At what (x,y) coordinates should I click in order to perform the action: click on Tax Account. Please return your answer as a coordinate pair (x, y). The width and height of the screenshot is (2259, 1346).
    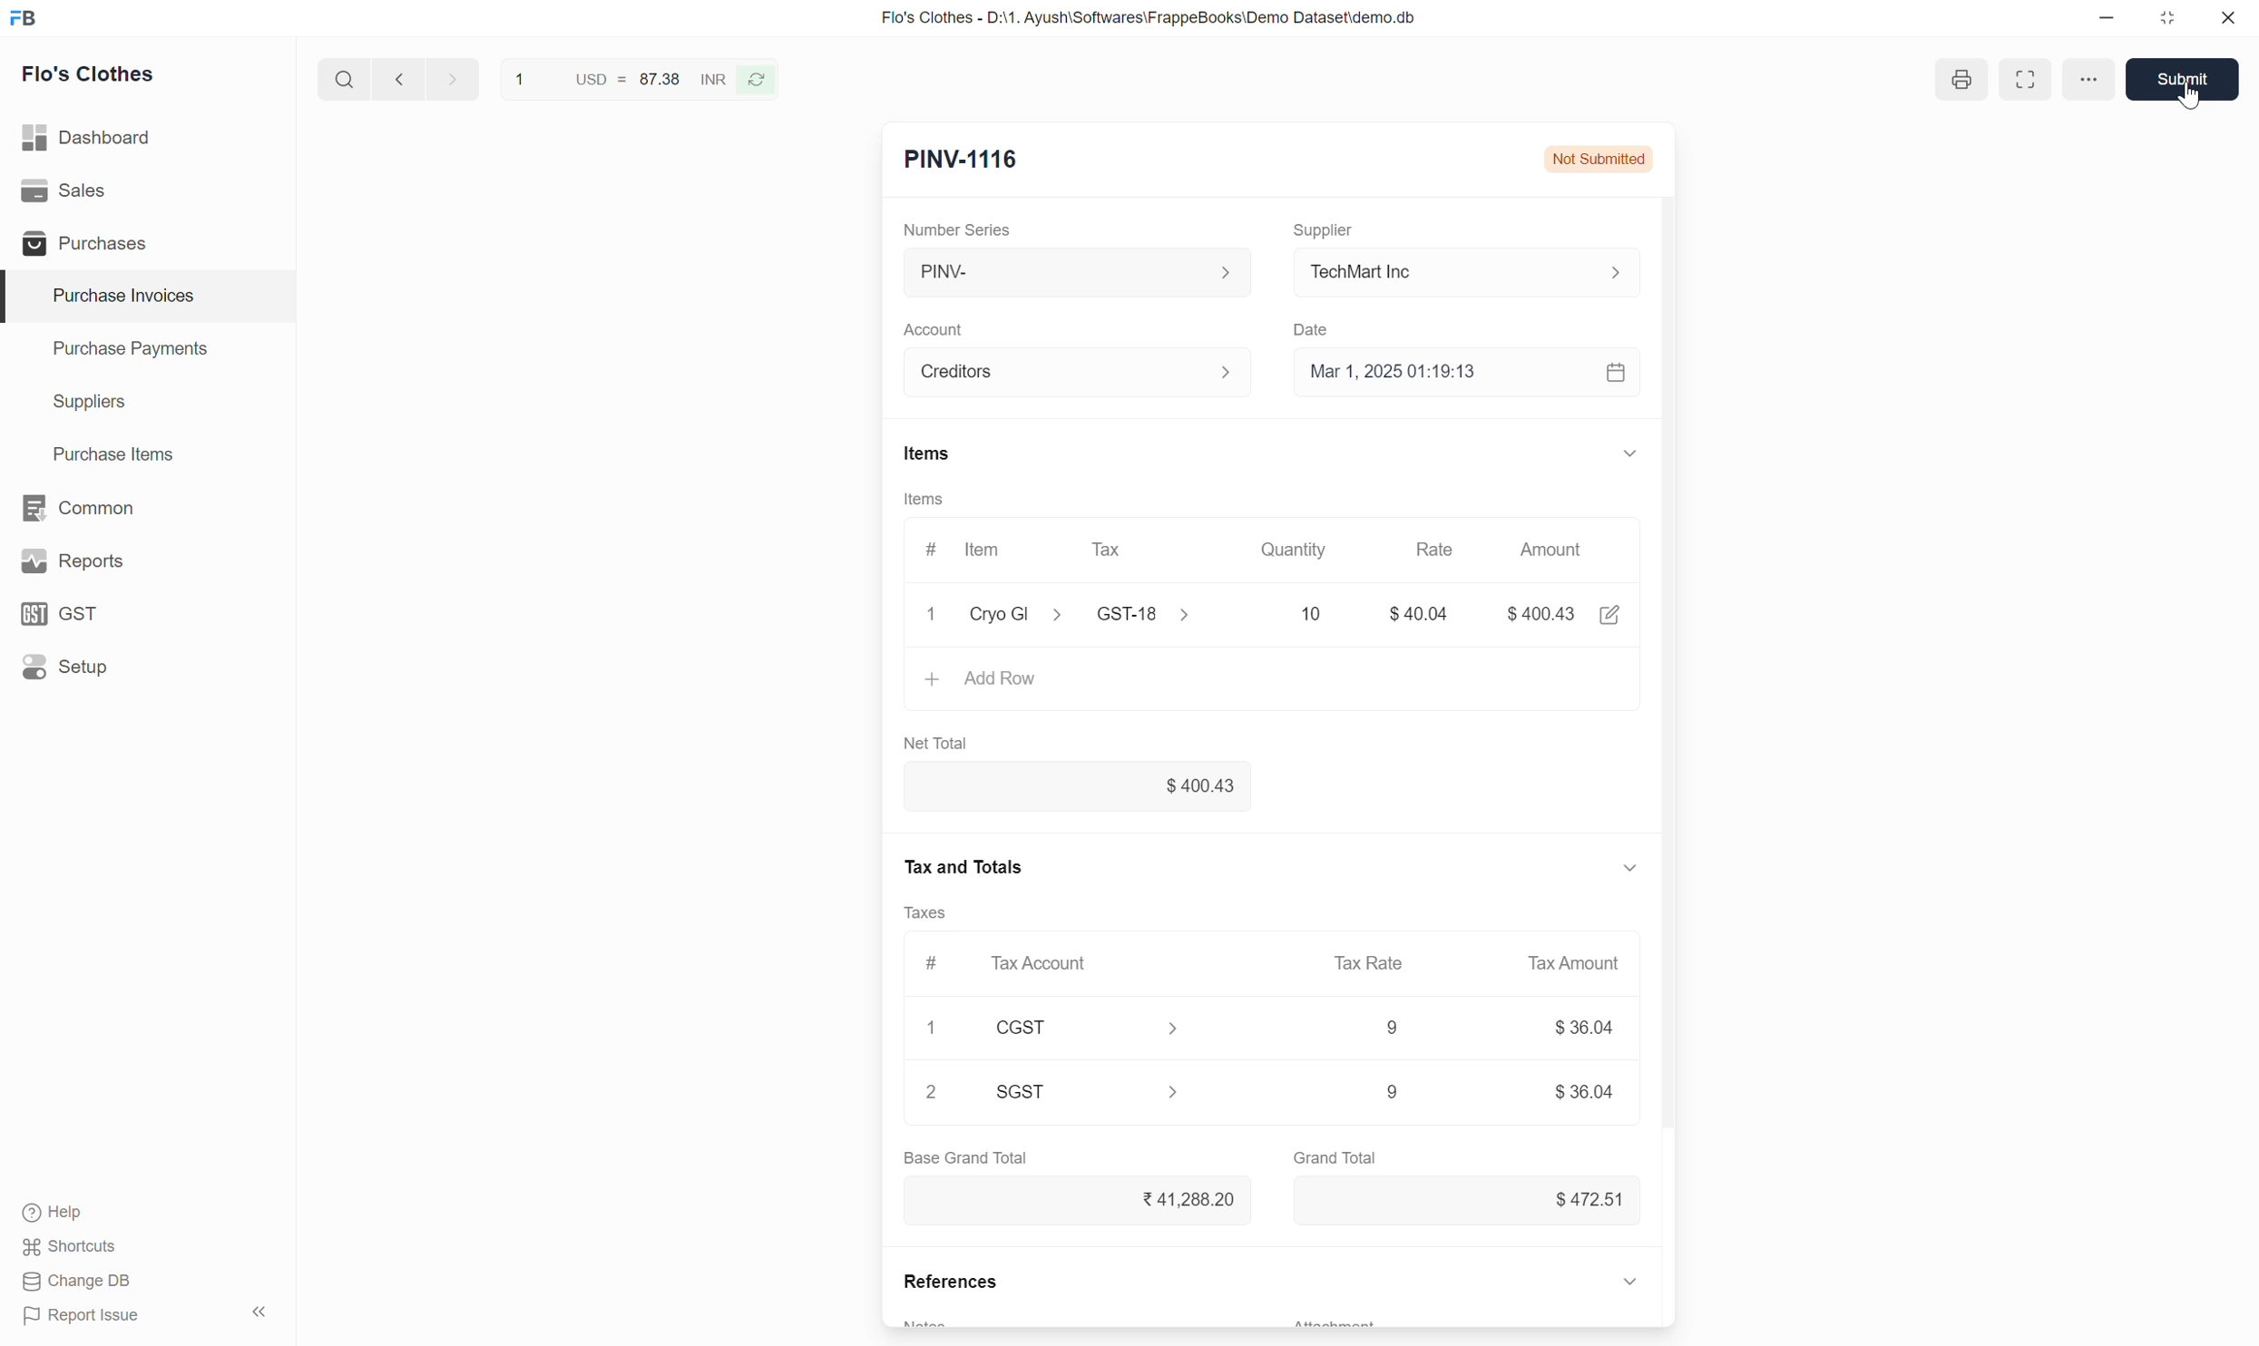
    Looking at the image, I should click on (1045, 961).